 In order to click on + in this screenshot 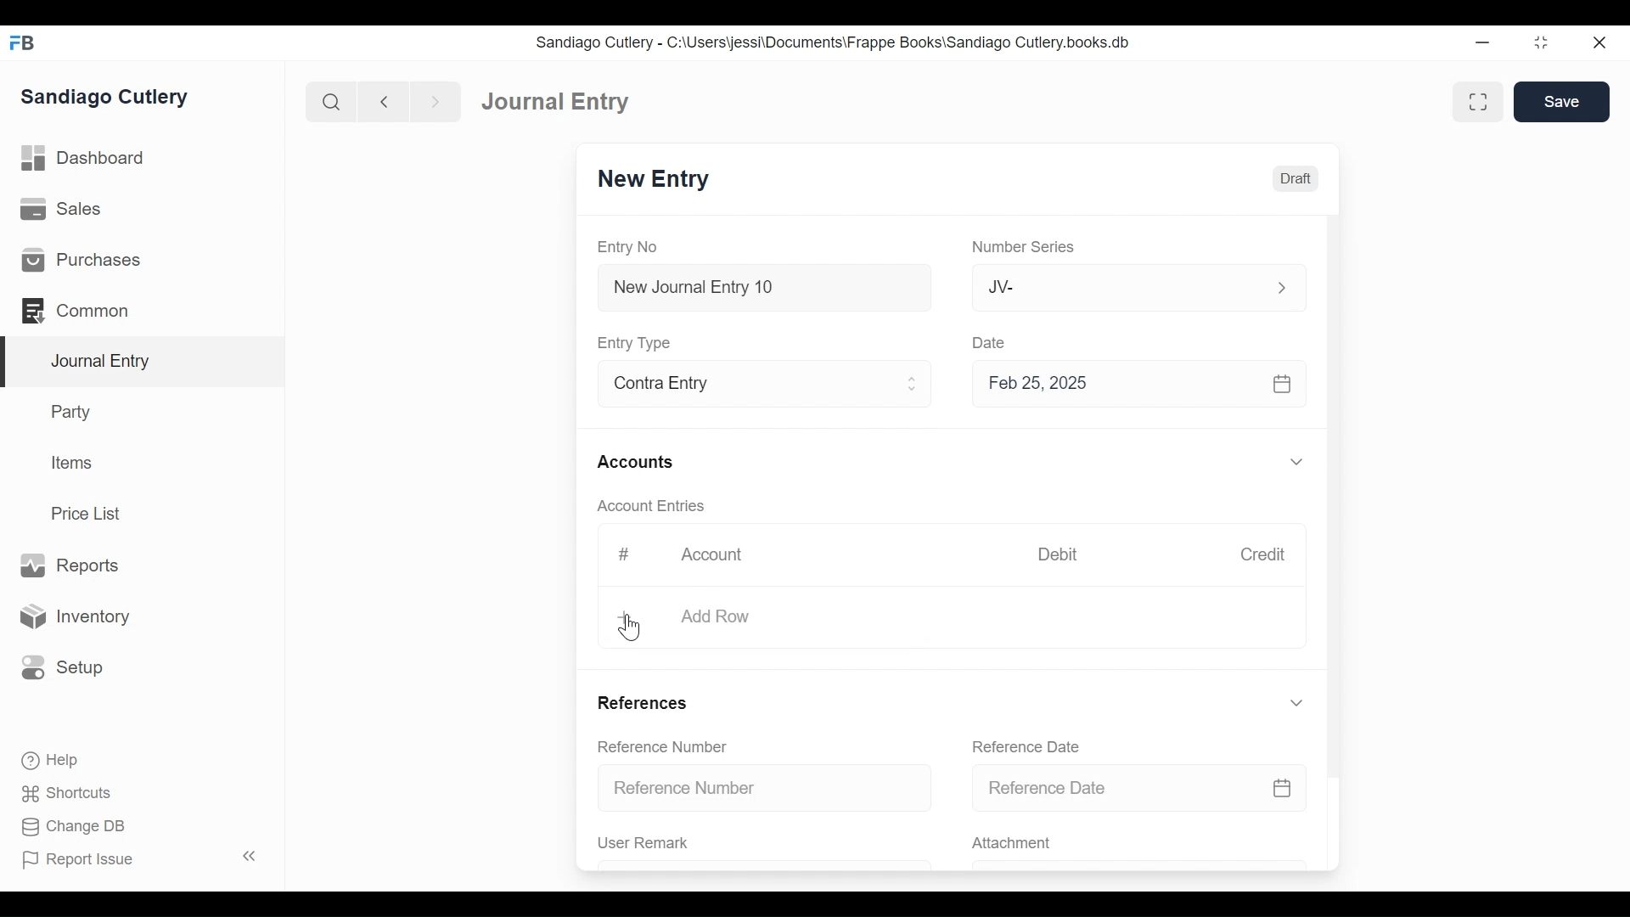, I will do `click(625, 617)`.